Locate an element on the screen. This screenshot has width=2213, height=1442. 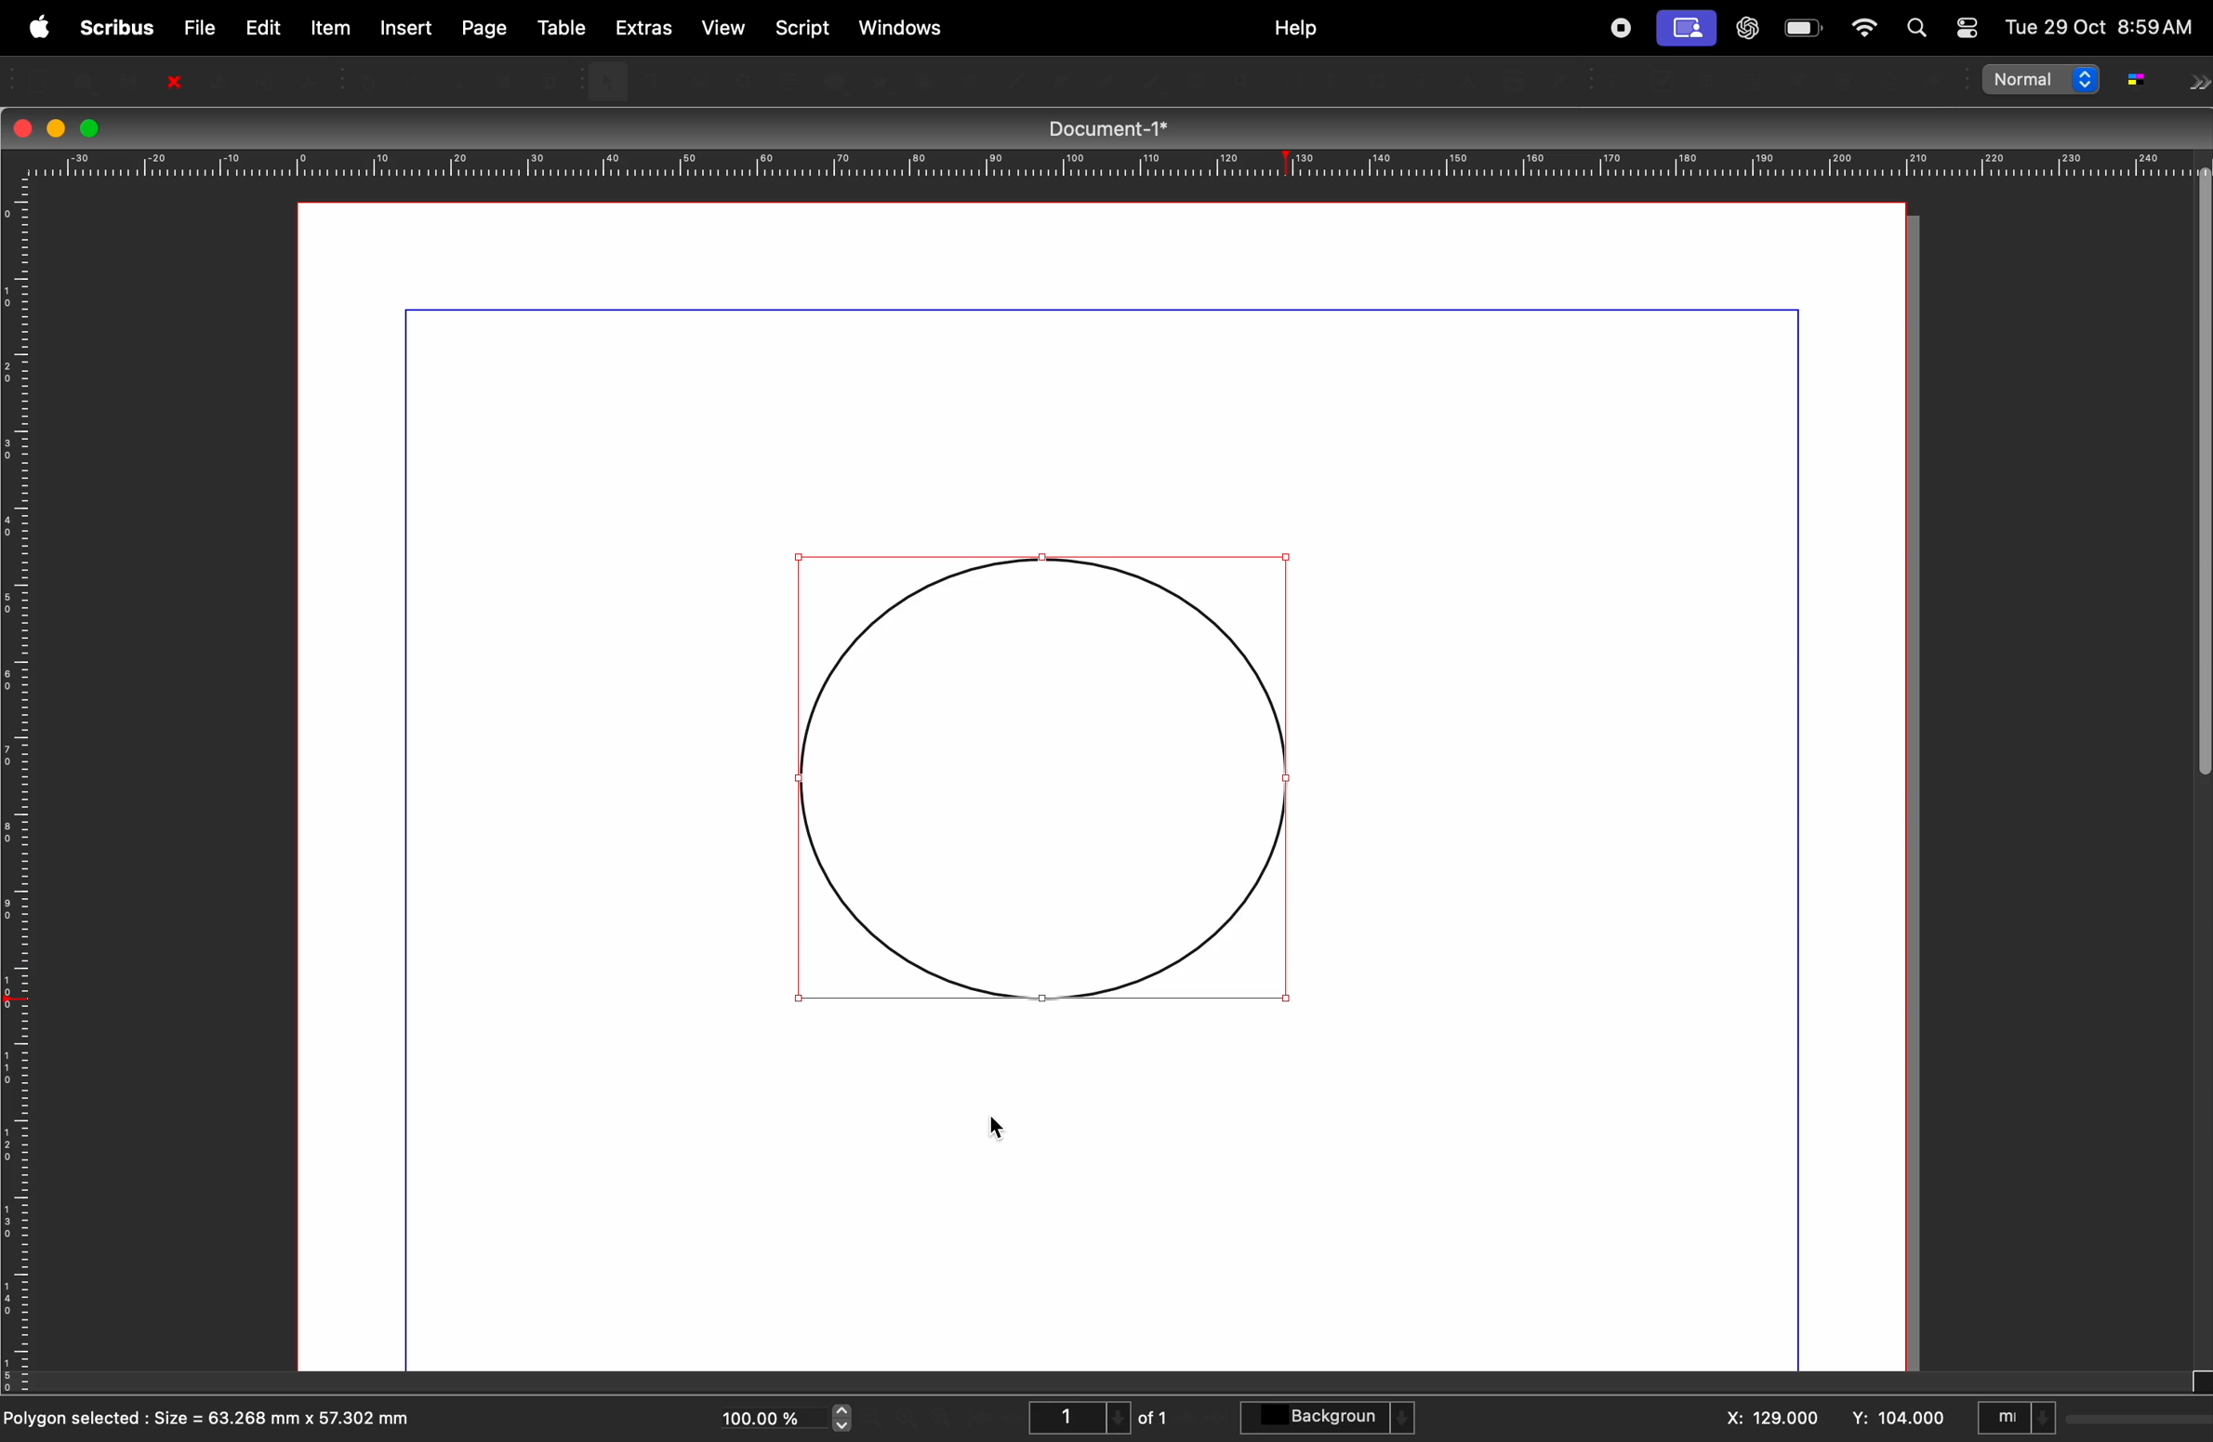
x: 129.000 is located at coordinates (1769, 1416).